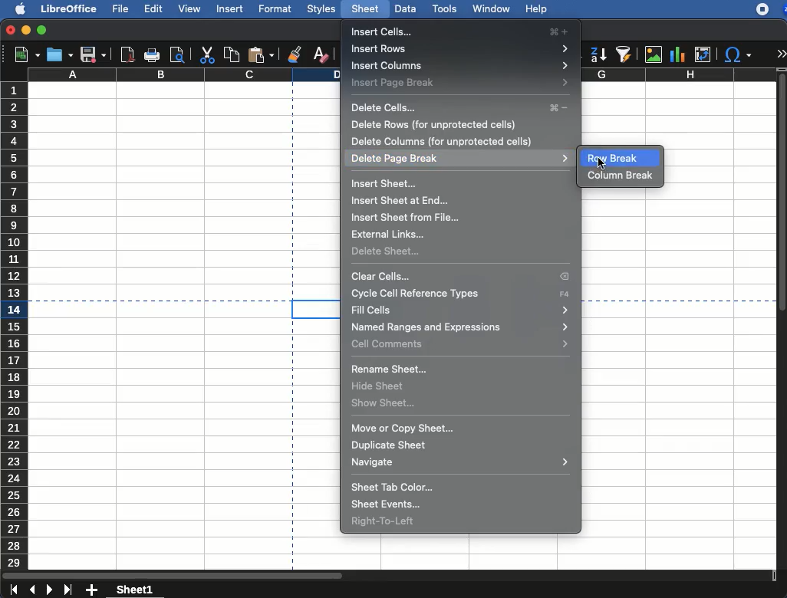 This screenshot has height=598, width=787. Describe the element at coordinates (94, 590) in the screenshot. I see `add` at that location.